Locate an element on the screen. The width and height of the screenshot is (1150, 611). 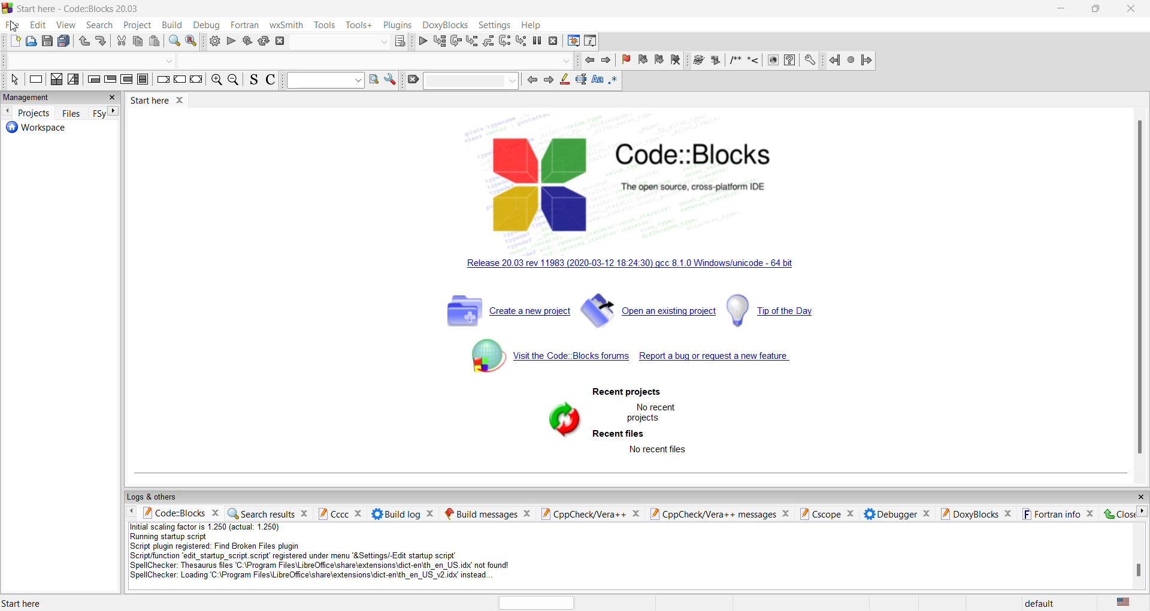
standard selection is located at coordinates (579, 81).